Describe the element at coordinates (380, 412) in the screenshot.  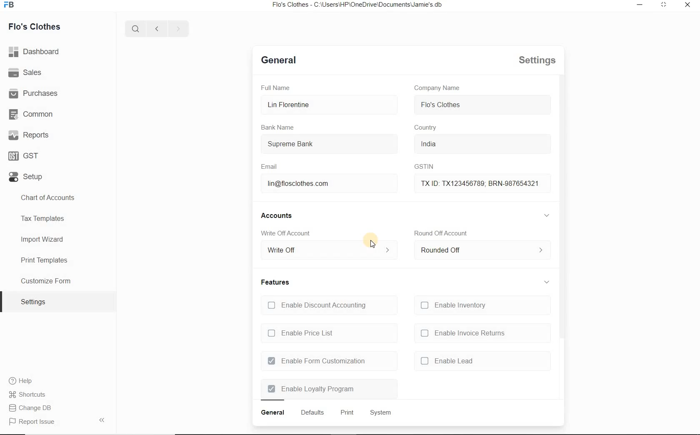
I see `system` at that location.